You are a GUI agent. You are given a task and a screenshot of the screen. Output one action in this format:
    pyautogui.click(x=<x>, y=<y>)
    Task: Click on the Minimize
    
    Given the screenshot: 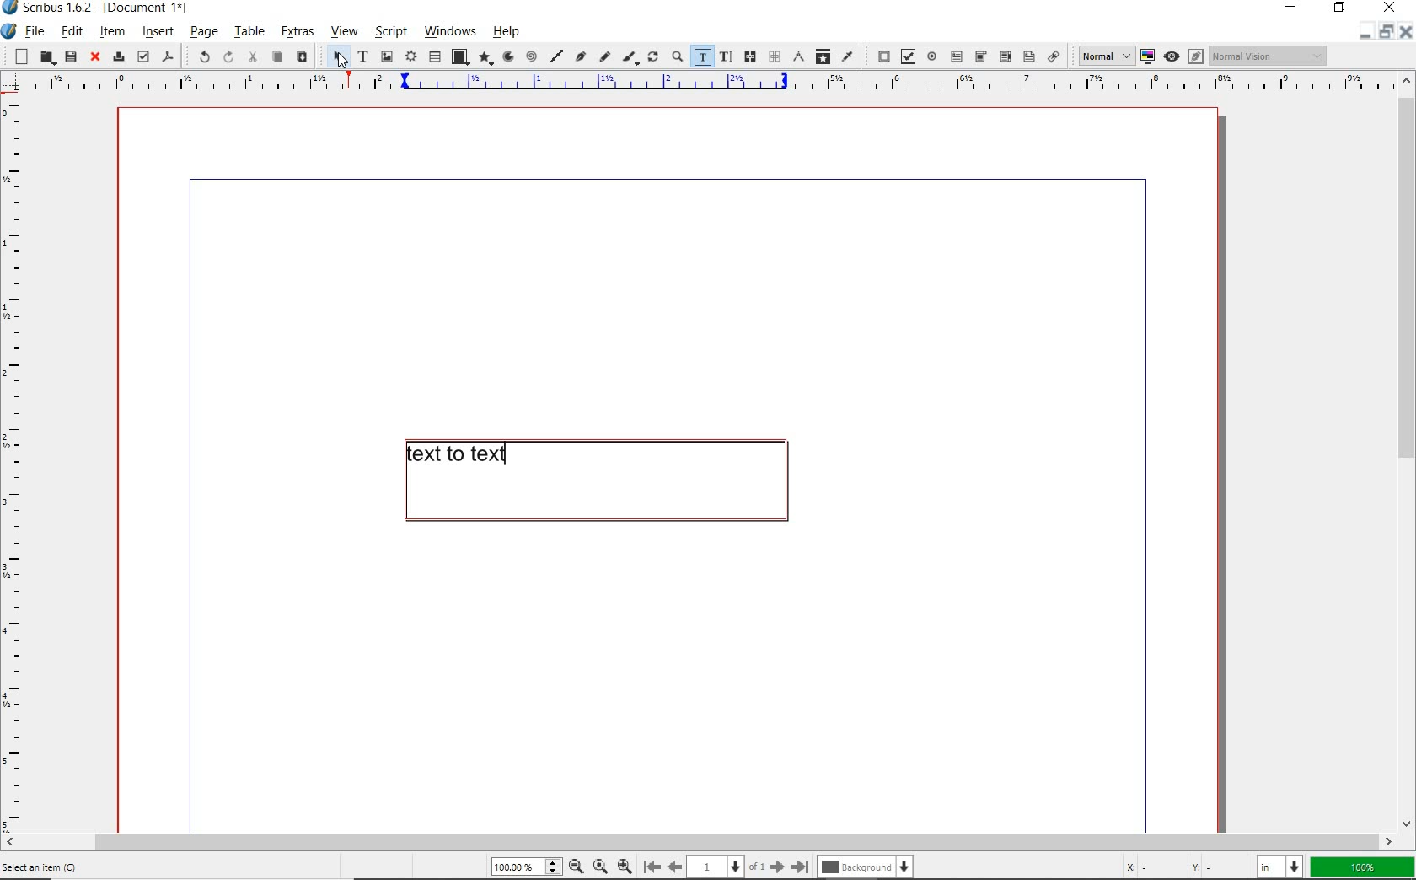 What is the action you would take?
    pyautogui.click(x=1385, y=33)
    